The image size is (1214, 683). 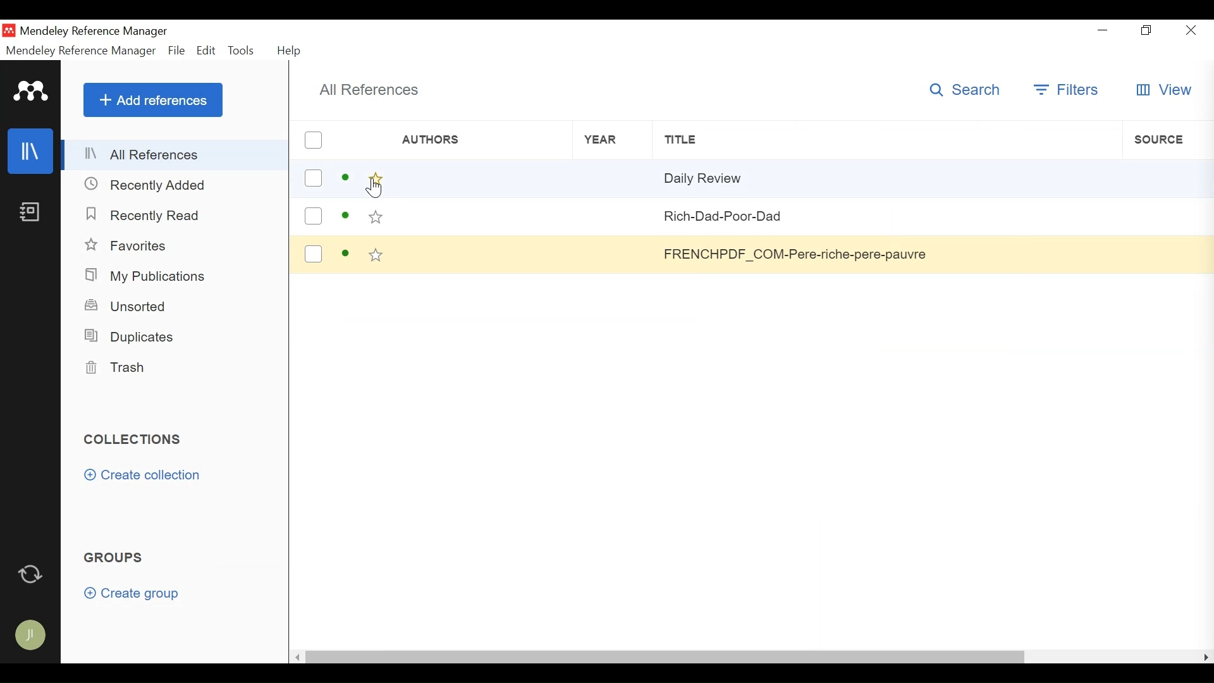 What do you see at coordinates (874, 141) in the screenshot?
I see `Title` at bounding box center [874, 141].